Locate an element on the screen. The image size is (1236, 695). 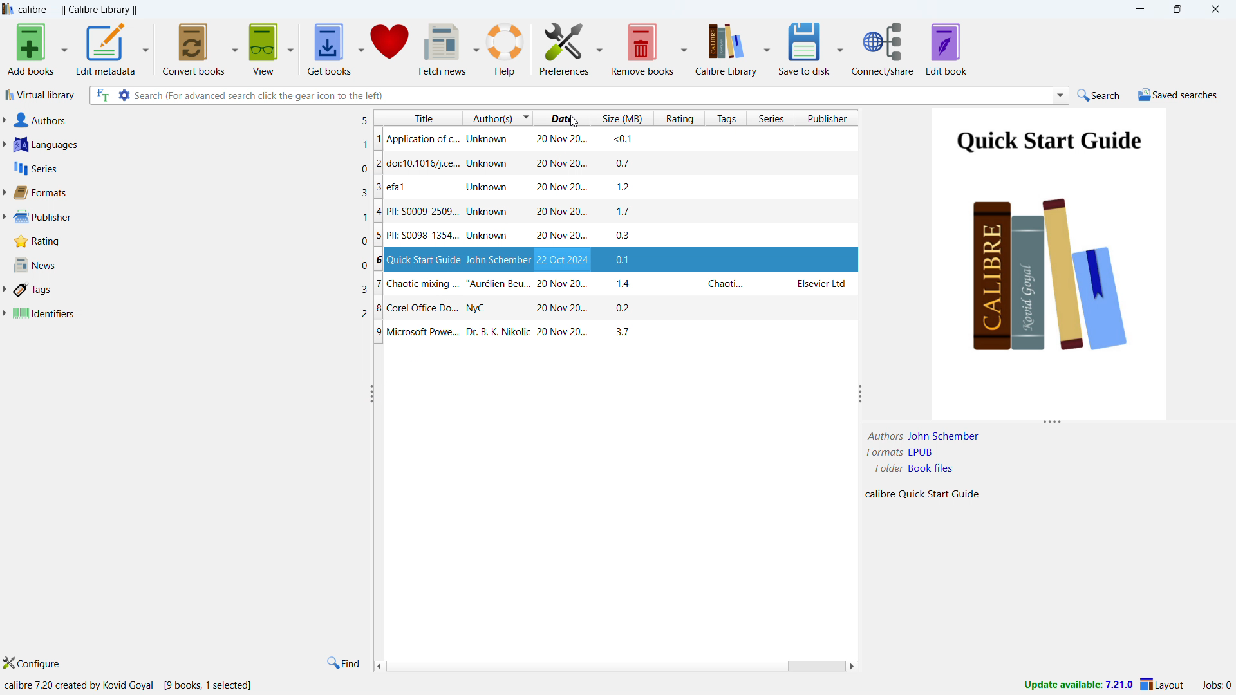
20 Nov 20.. is located at coordinates (562, 188).